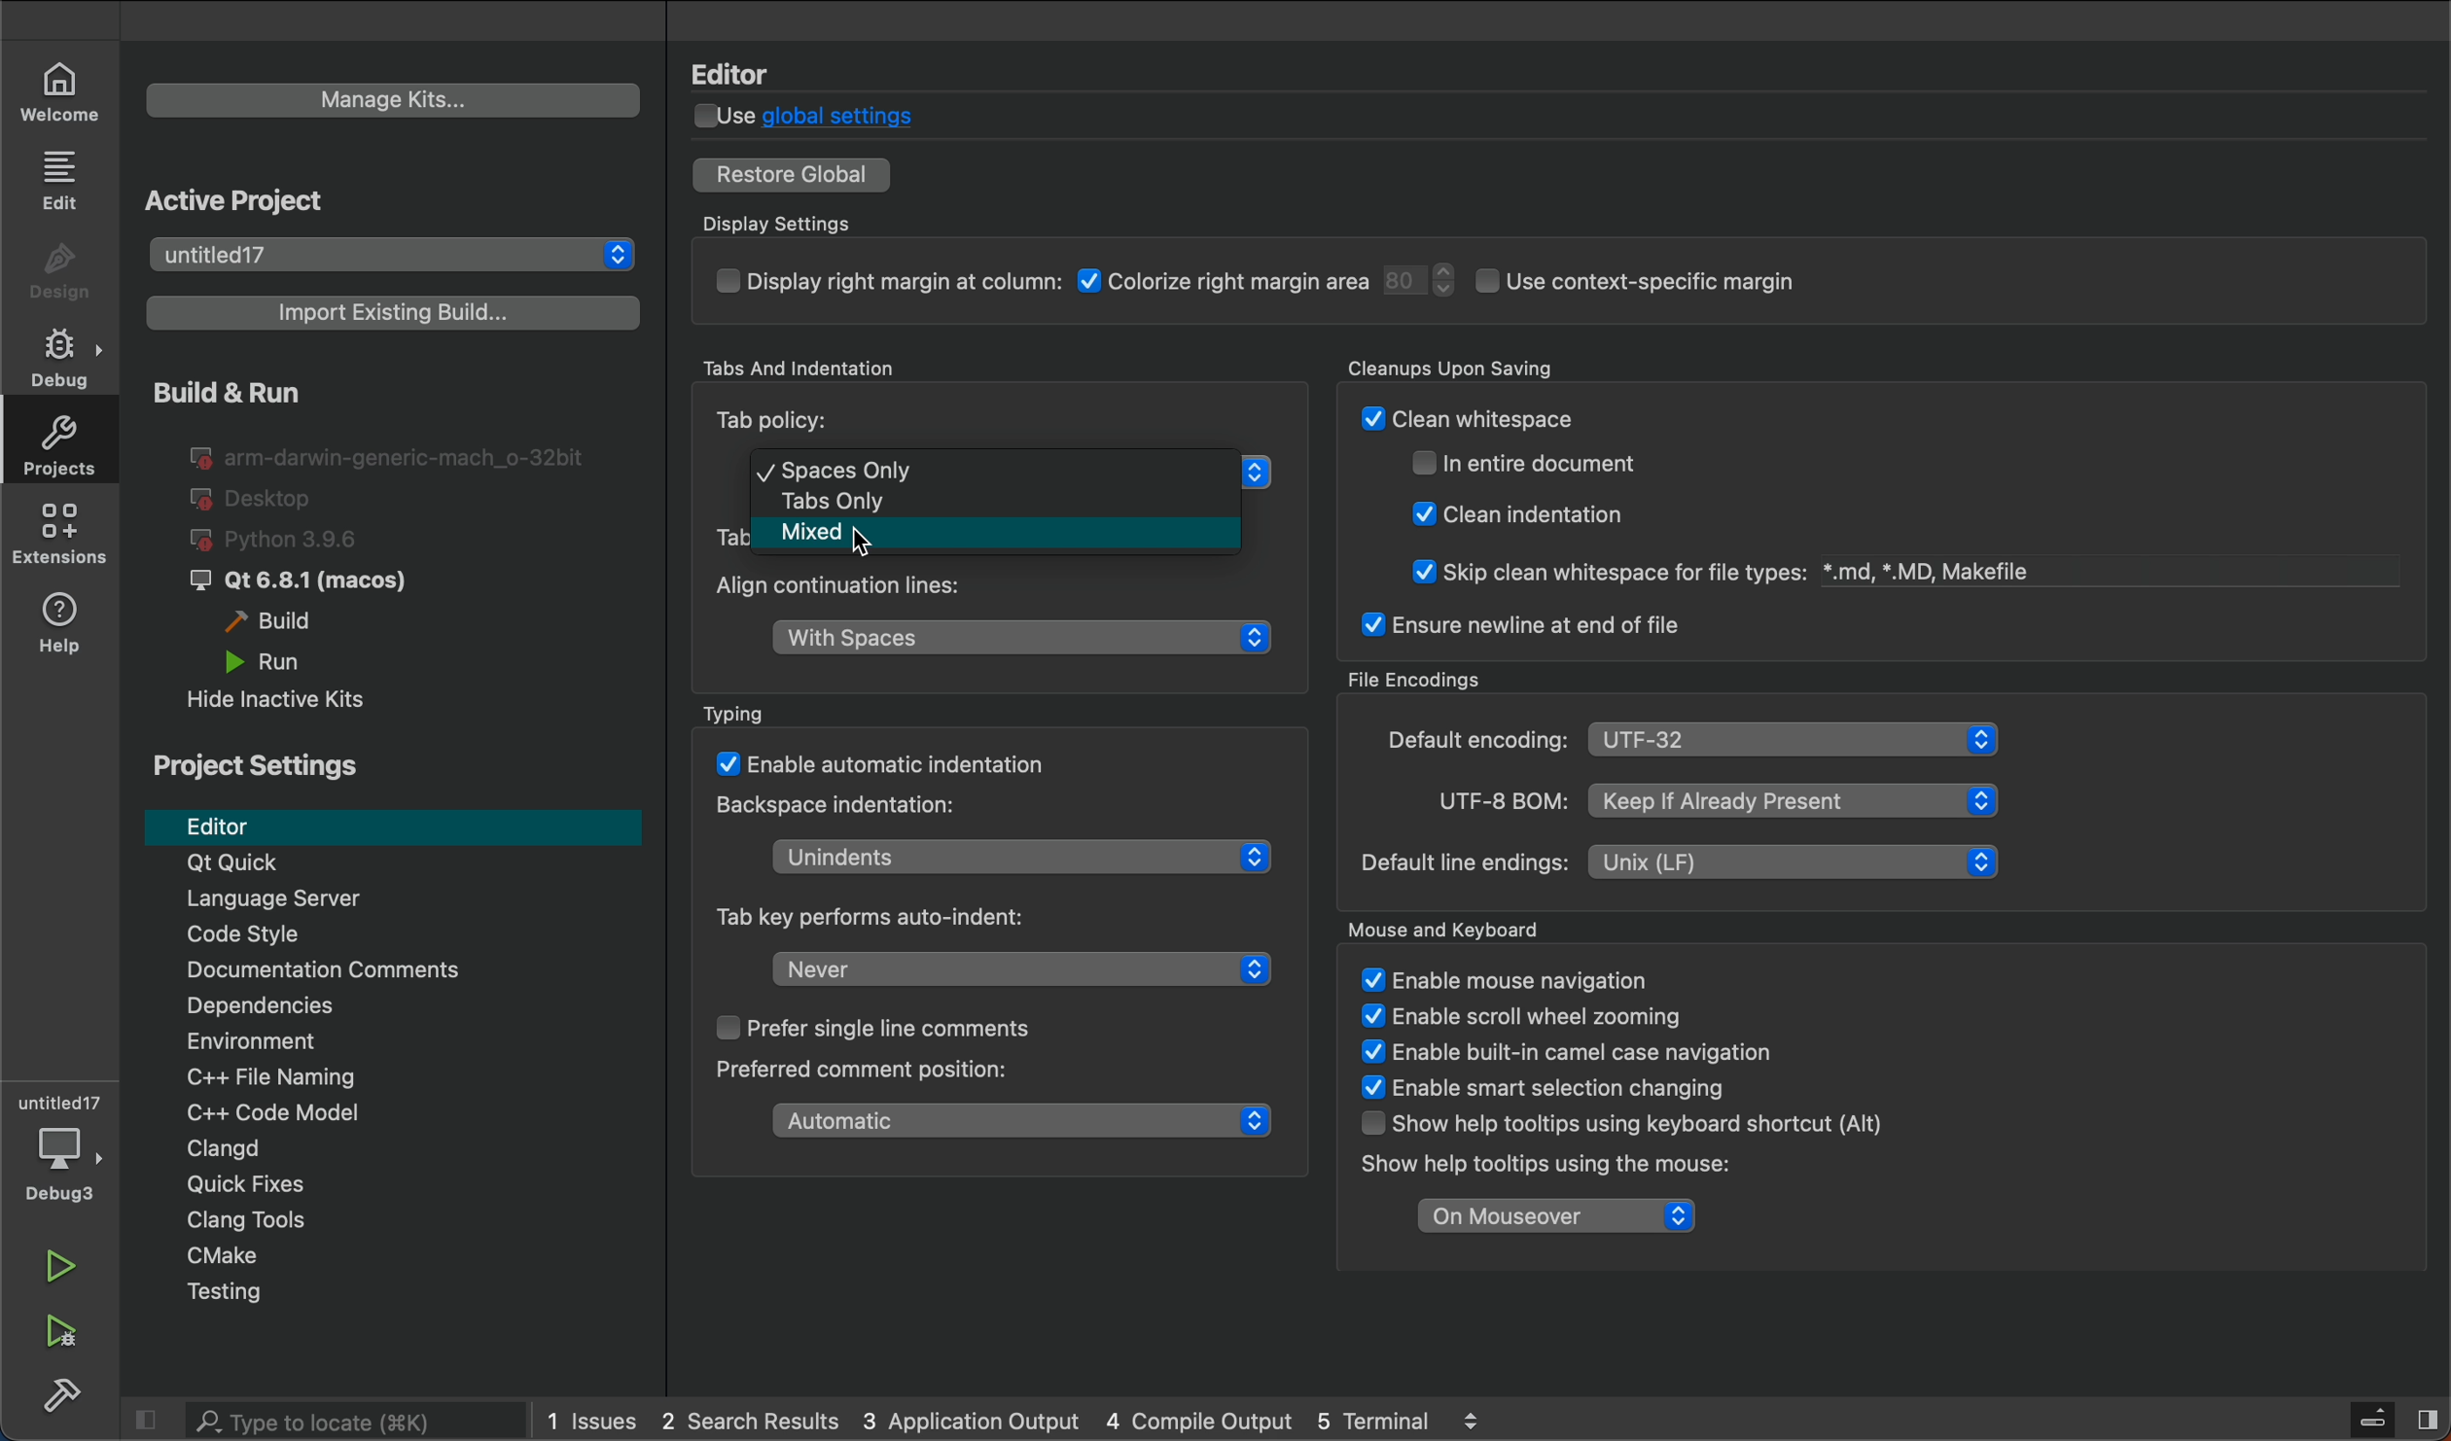 The image size is (2451, 1441). I want to click on Server, so click(2373, 1418).